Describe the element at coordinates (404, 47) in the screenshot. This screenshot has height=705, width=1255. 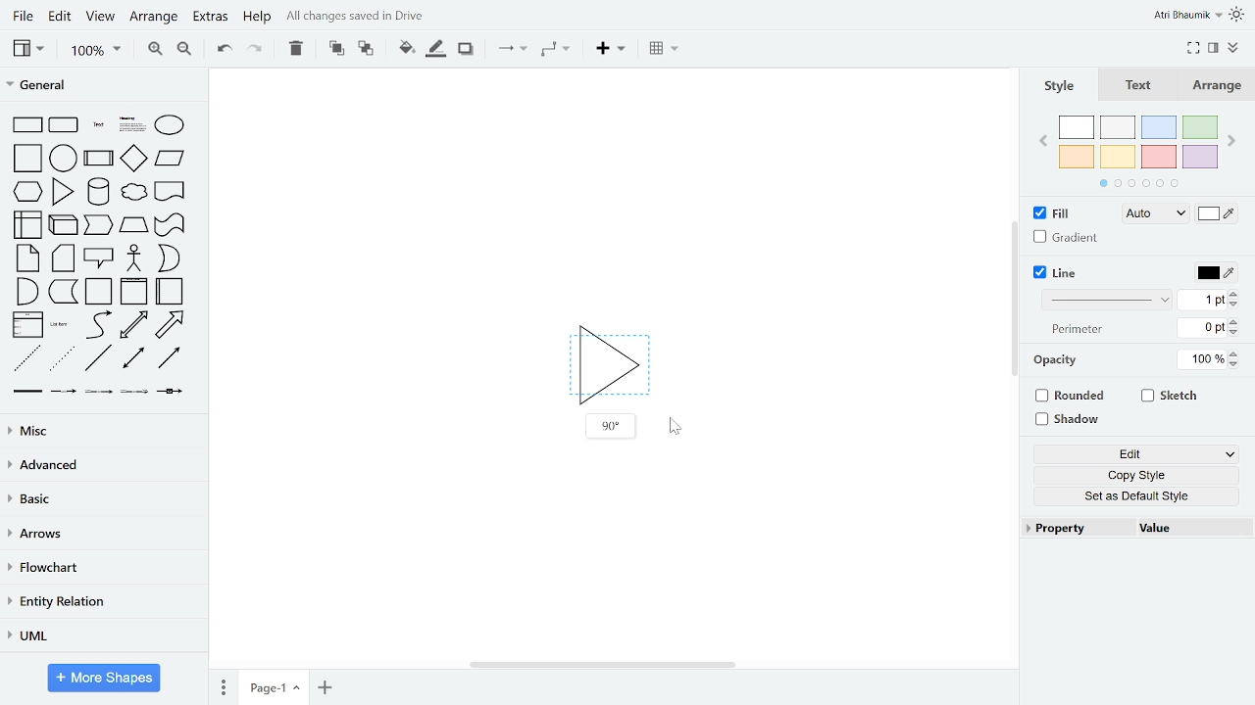
I see `fill color` at that location.